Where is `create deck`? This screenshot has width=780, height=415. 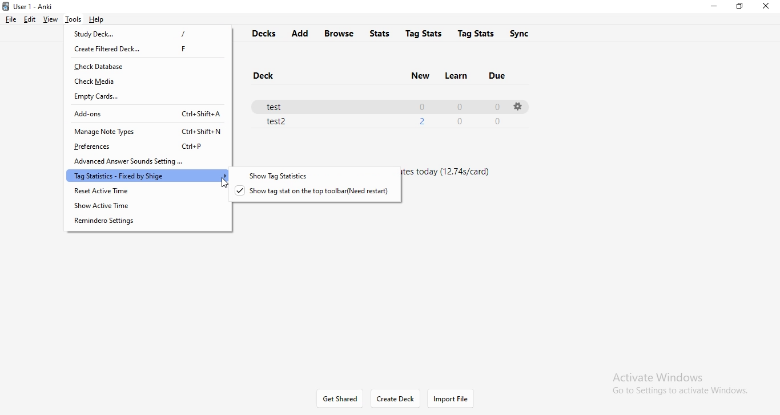
create deck is located at coordinates (395, 400).